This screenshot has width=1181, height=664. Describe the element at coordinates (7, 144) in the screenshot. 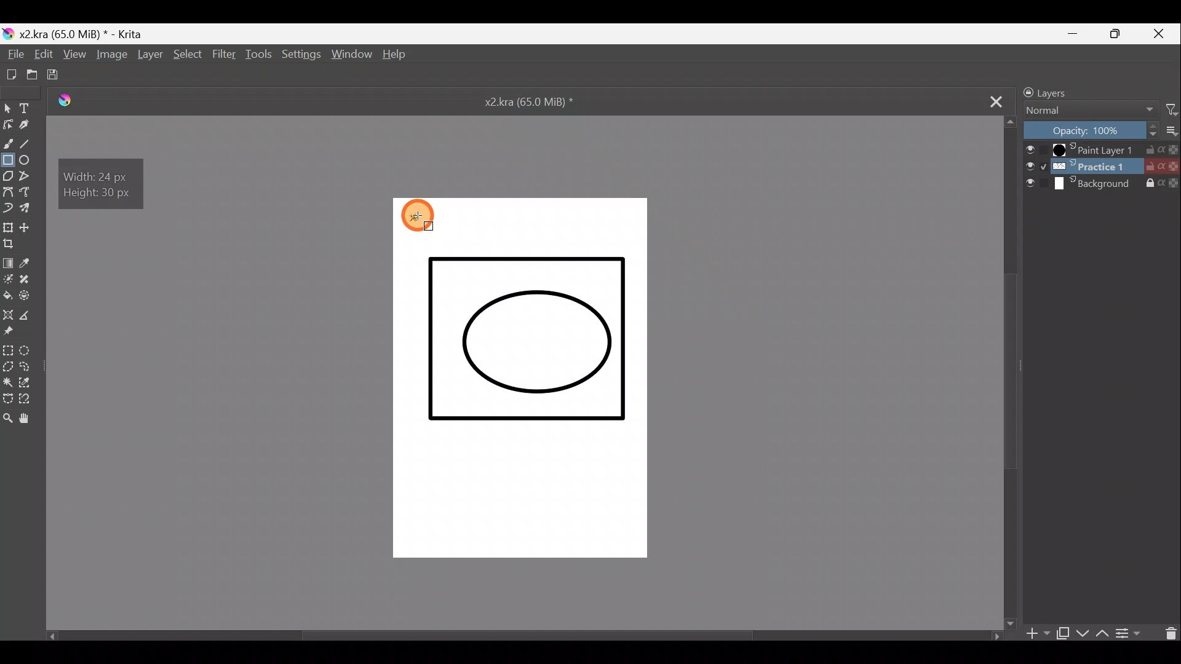

I see `Freehand brush tool` at that location.